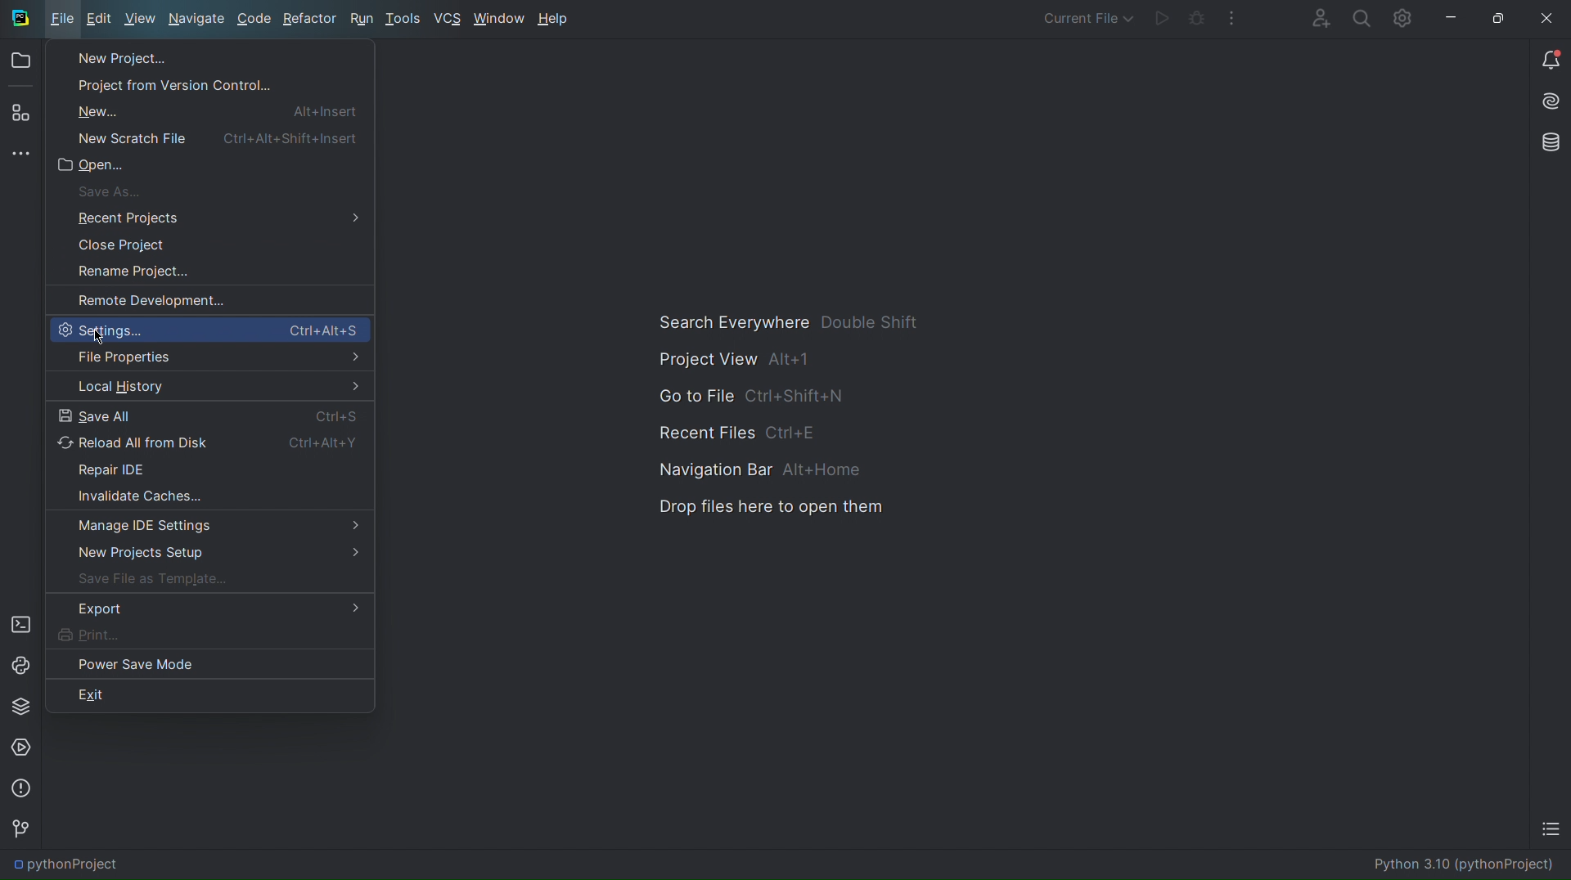  Describe the element at coordinates (1313, 18) in the screenshot. I see `Account` at that location.